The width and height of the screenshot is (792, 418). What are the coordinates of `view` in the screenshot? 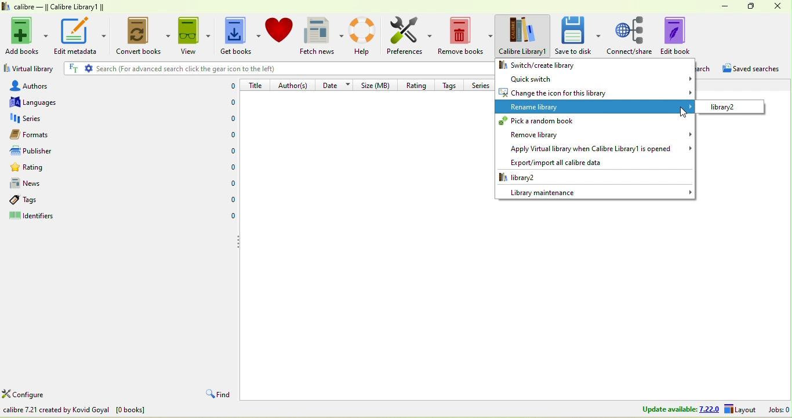 It's located at (193, 35).